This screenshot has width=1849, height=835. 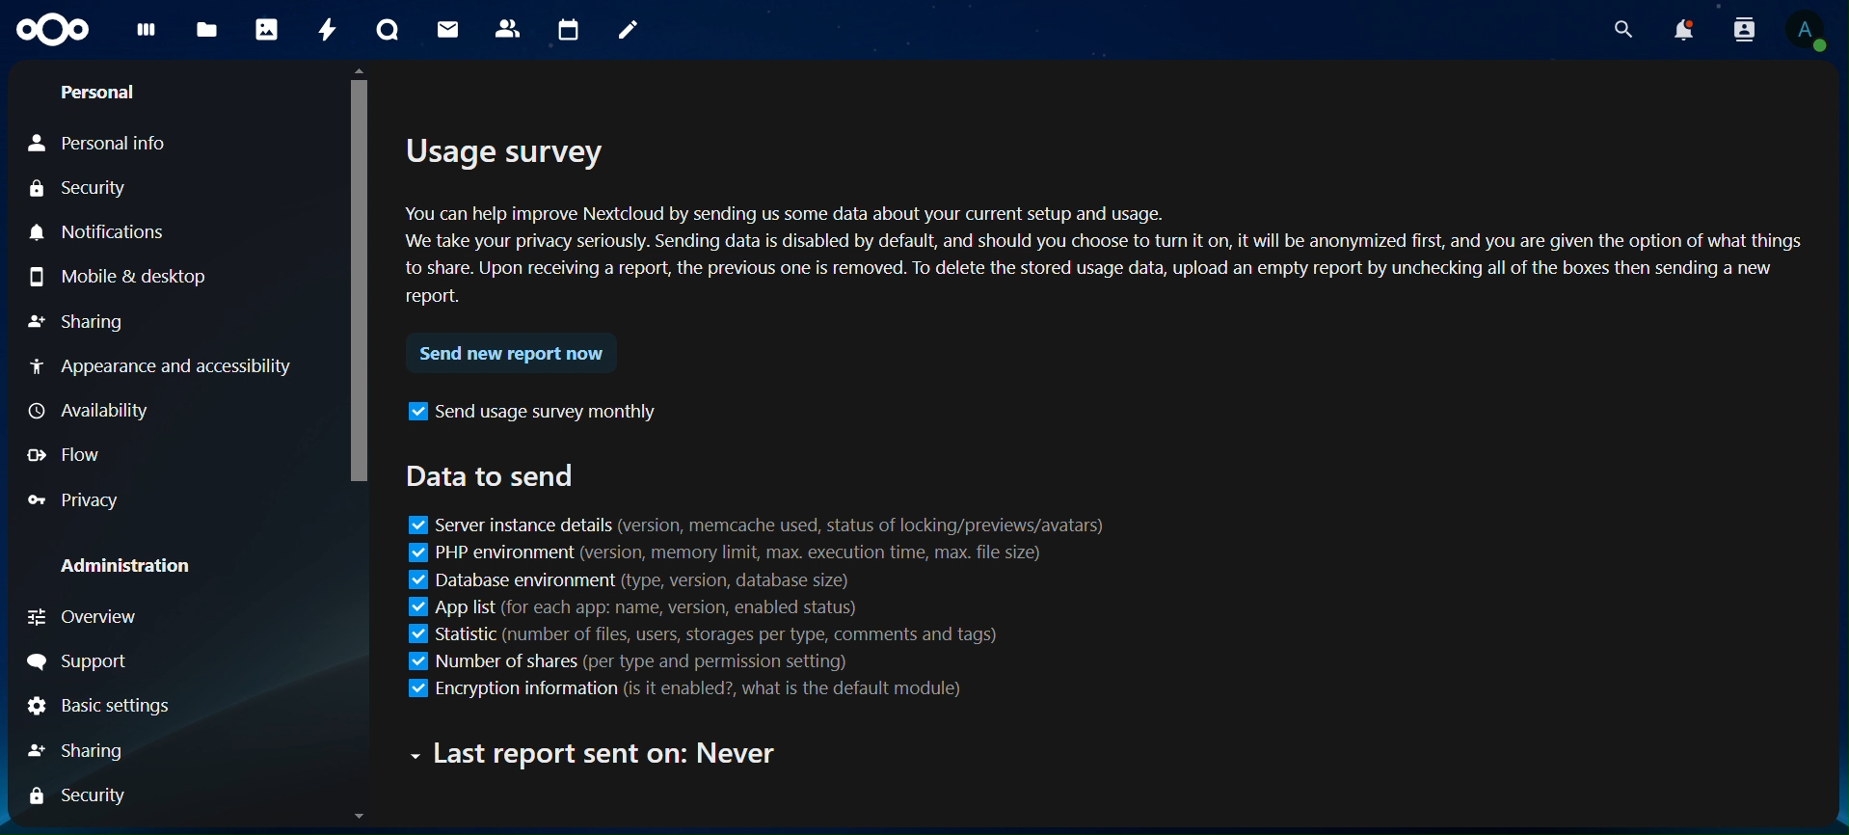 I want to click on icon, so click(x=420, y=412).